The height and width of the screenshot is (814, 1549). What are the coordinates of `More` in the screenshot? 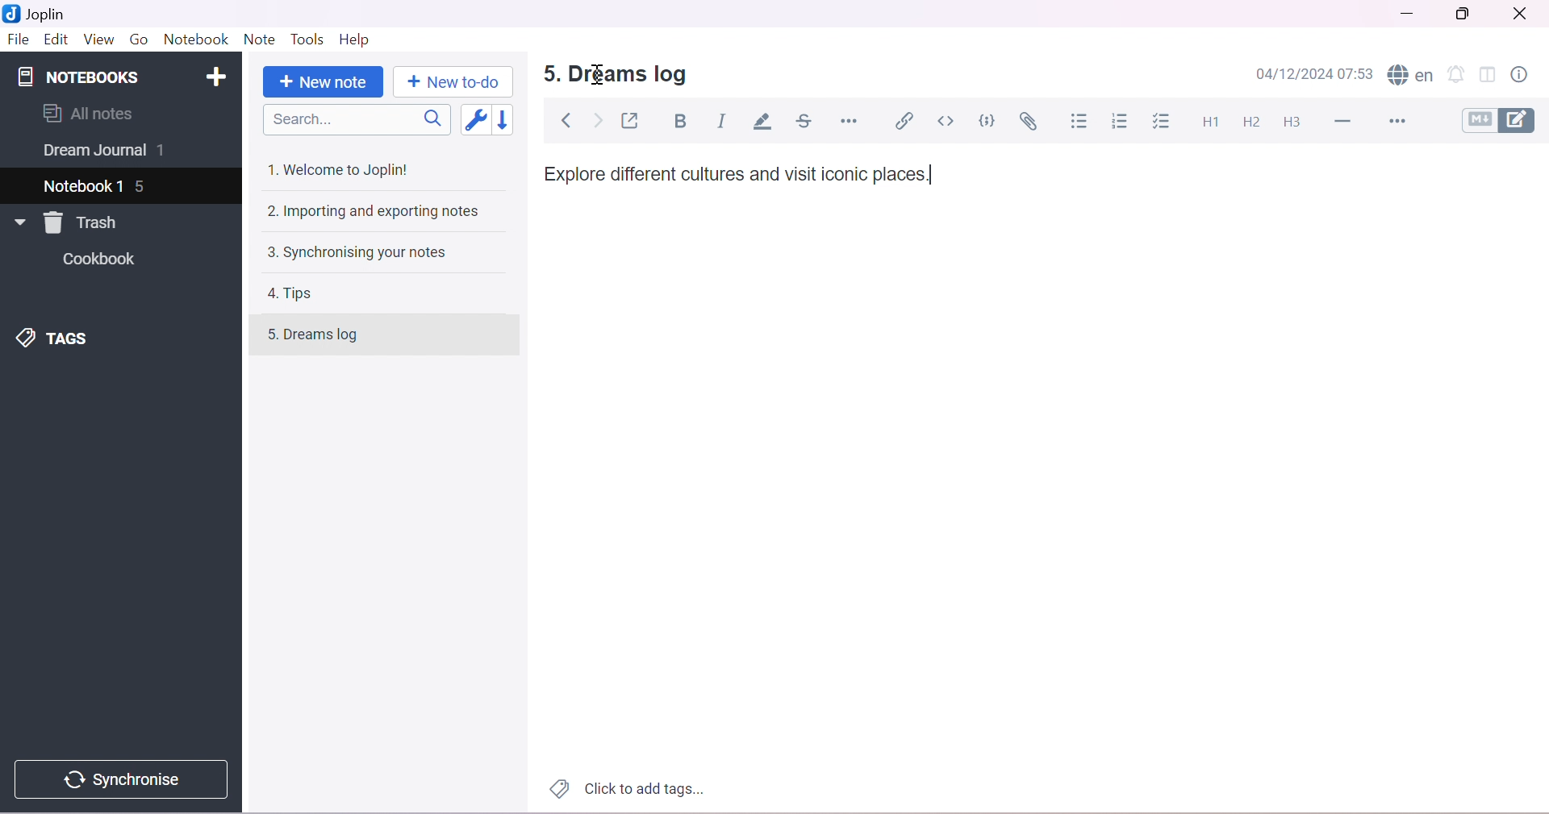 It's located at (1401, 123).